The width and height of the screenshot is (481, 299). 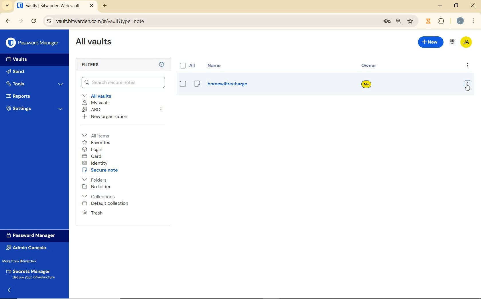 What do you see at coordinates (21, 21) in the screenshot?
I see `forward` at bounding box center [21, 21].